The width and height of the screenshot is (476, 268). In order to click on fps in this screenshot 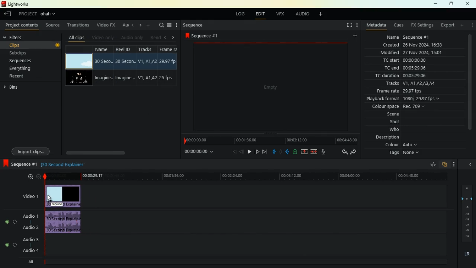, I will do `click(170, 66)`.